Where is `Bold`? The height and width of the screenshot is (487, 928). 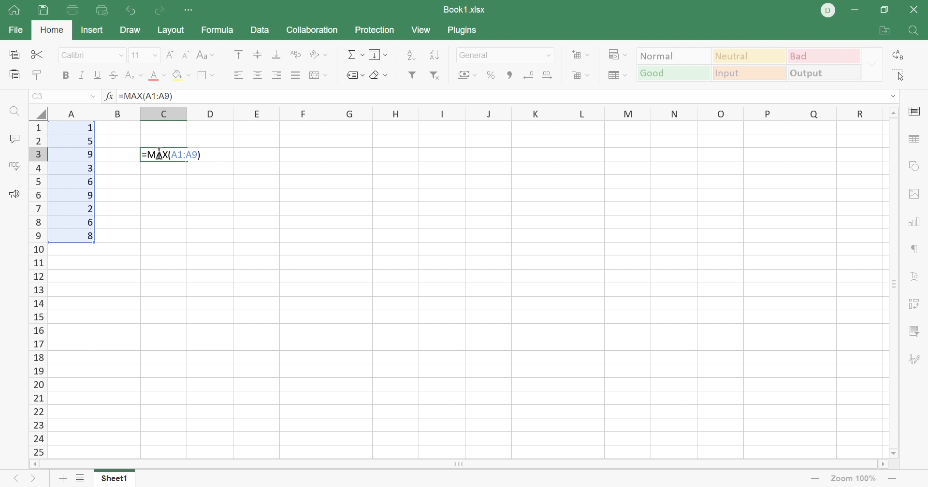 Bold is located at coordinates (66, 75).